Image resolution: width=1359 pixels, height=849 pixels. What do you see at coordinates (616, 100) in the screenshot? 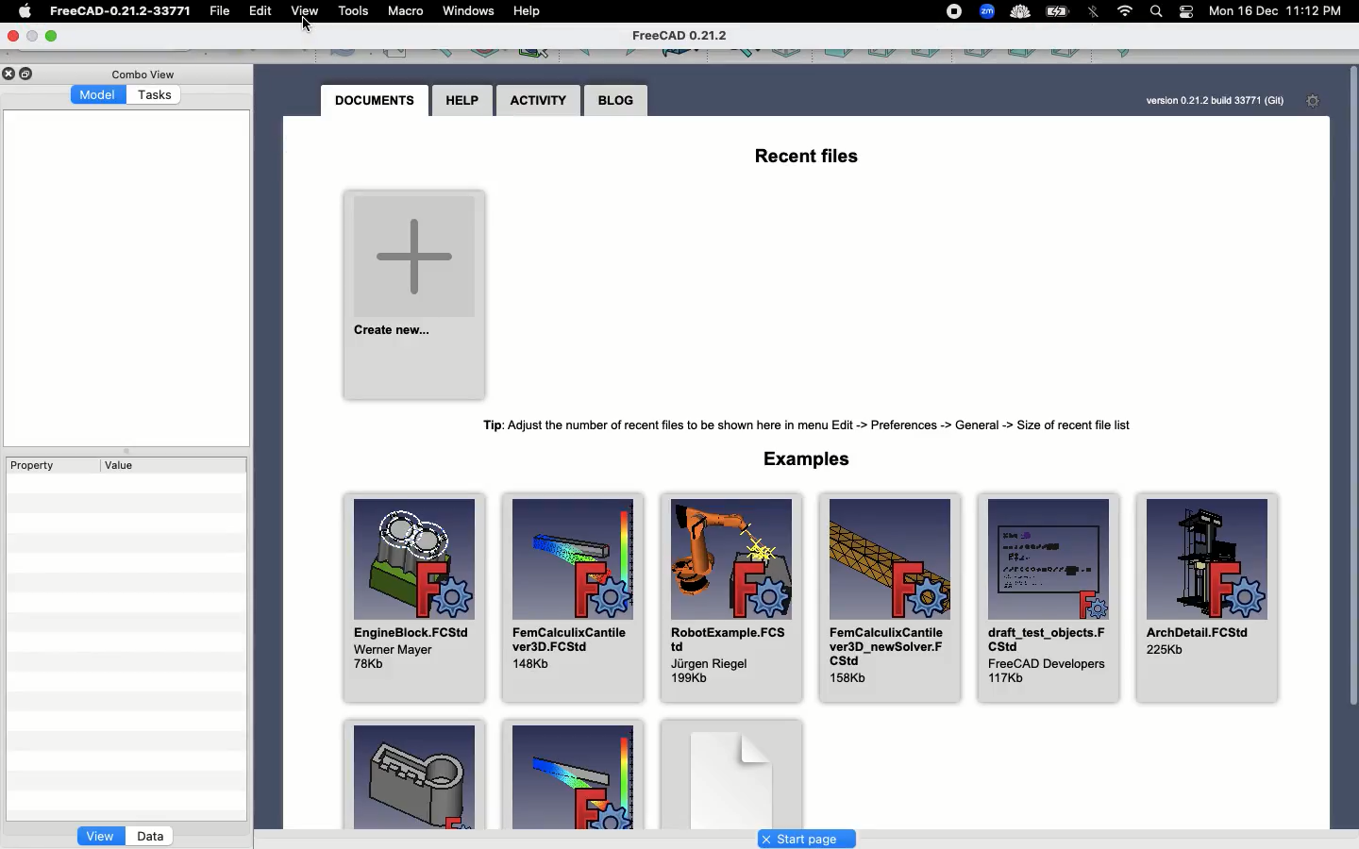
I see `Blog` at bounding box center [616, 100].